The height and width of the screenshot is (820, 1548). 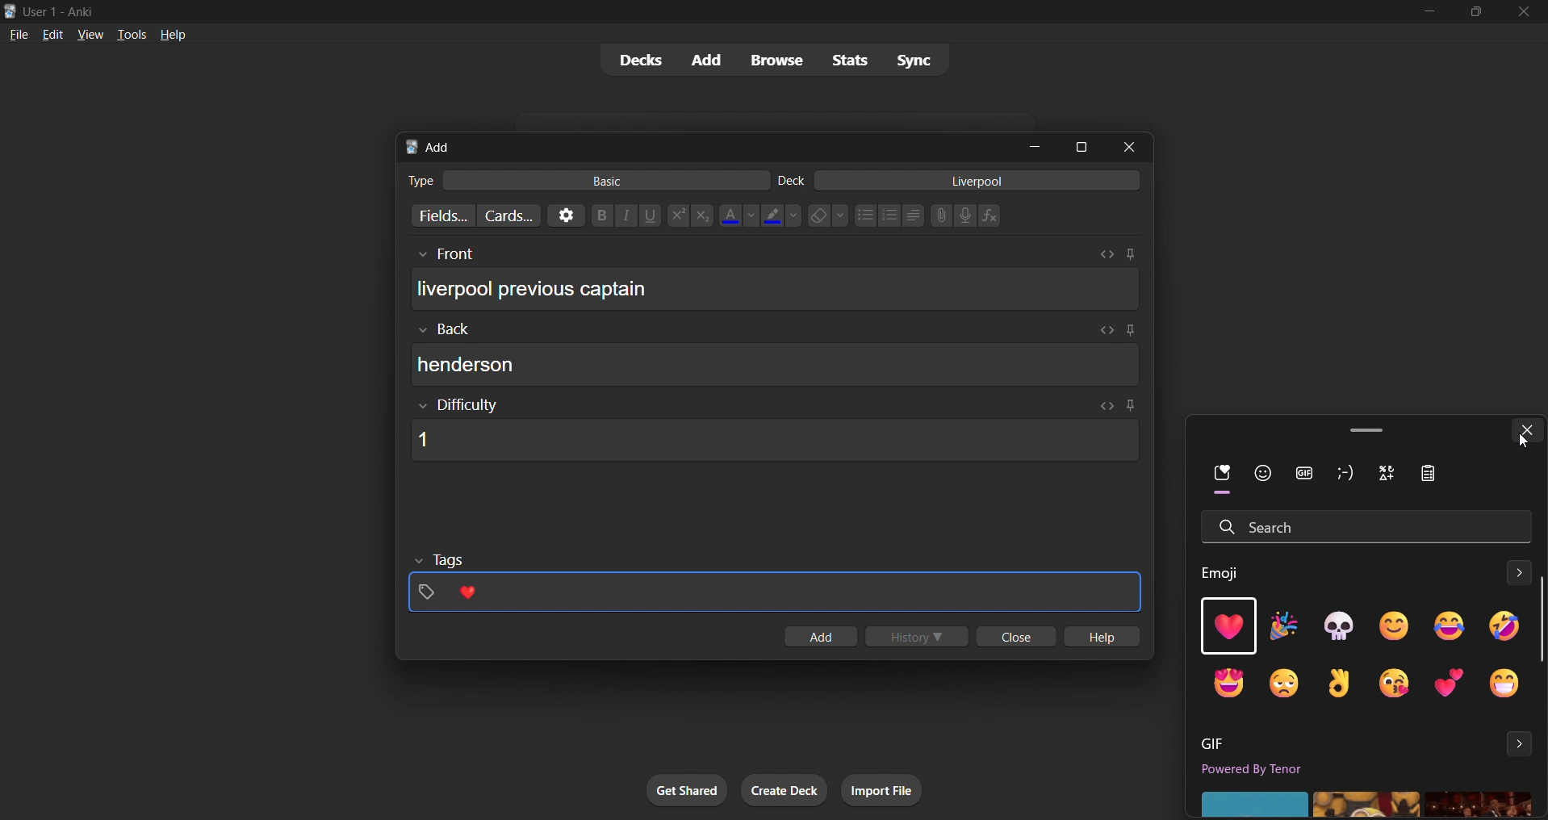 I want to click on view, so click(x=89, y=34).